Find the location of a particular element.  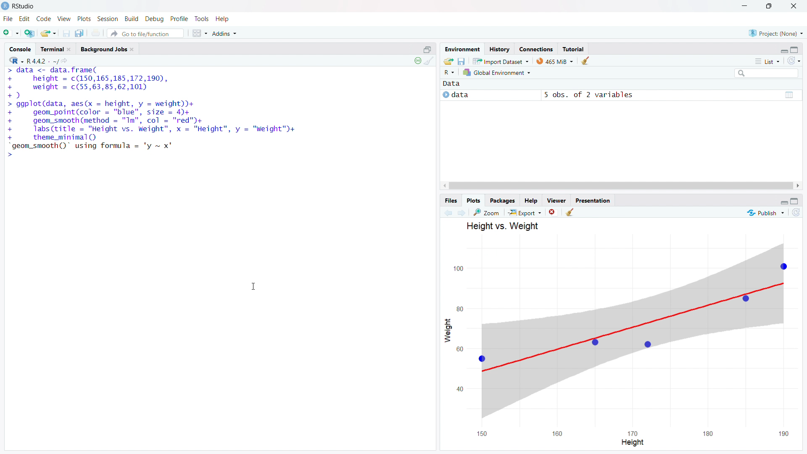

+) is located at coordinates (15, 95).